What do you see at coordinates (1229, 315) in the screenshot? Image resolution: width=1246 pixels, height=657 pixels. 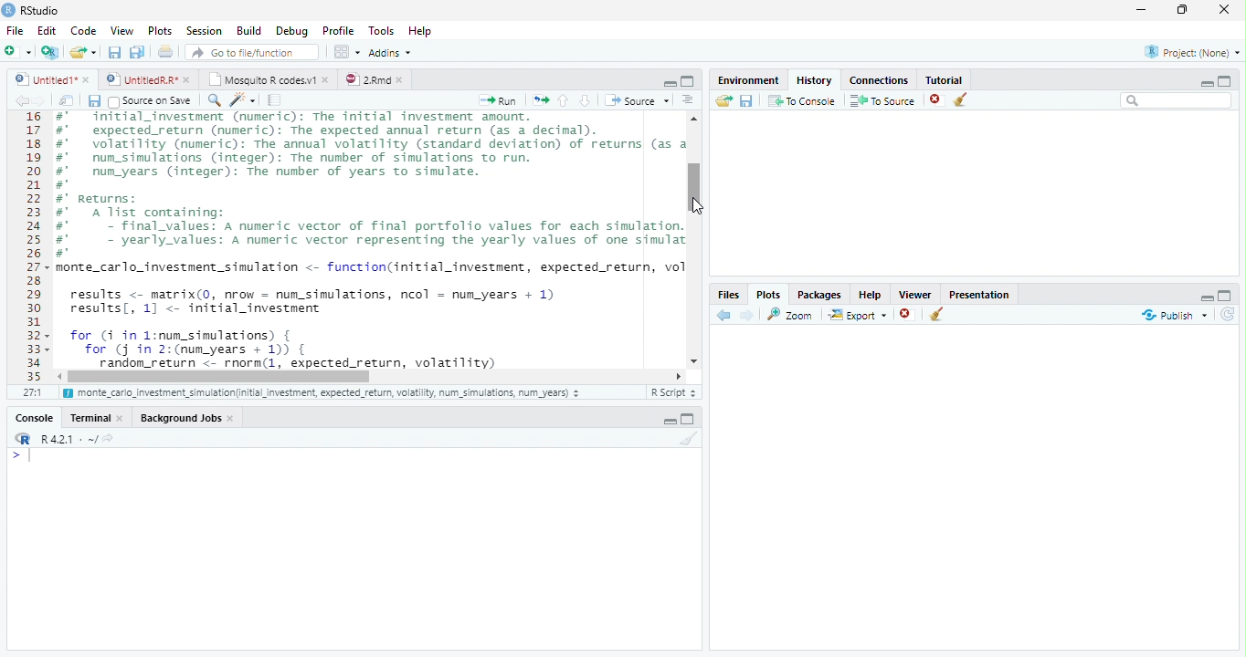 I see `Refresh List` at bounding box center [1229, 315].